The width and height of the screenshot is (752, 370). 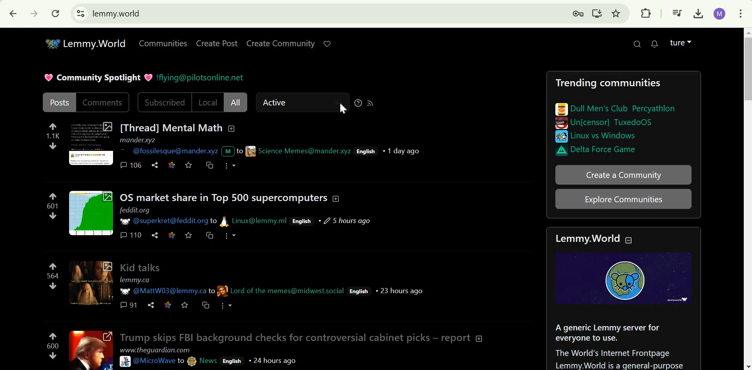 I want to click on Link, so click(x=171, y=165).